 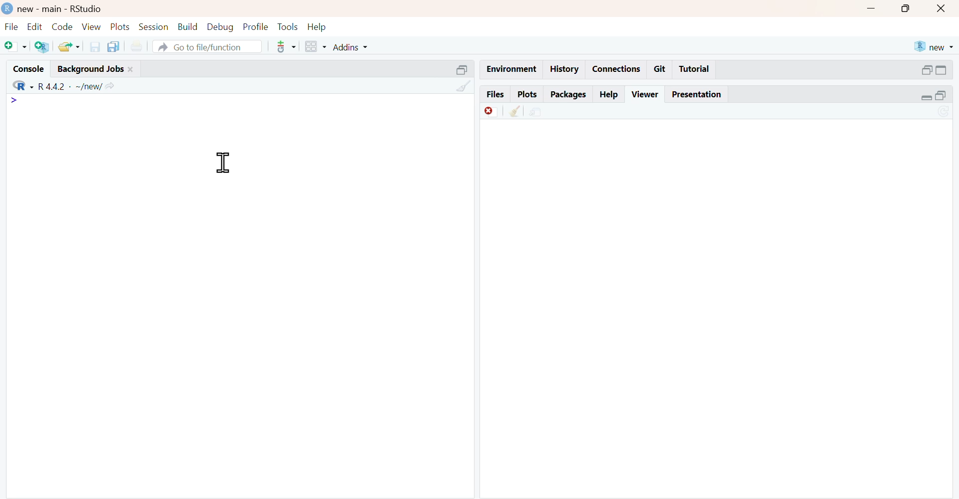 I want to click on console, so click(x=29, y=69).